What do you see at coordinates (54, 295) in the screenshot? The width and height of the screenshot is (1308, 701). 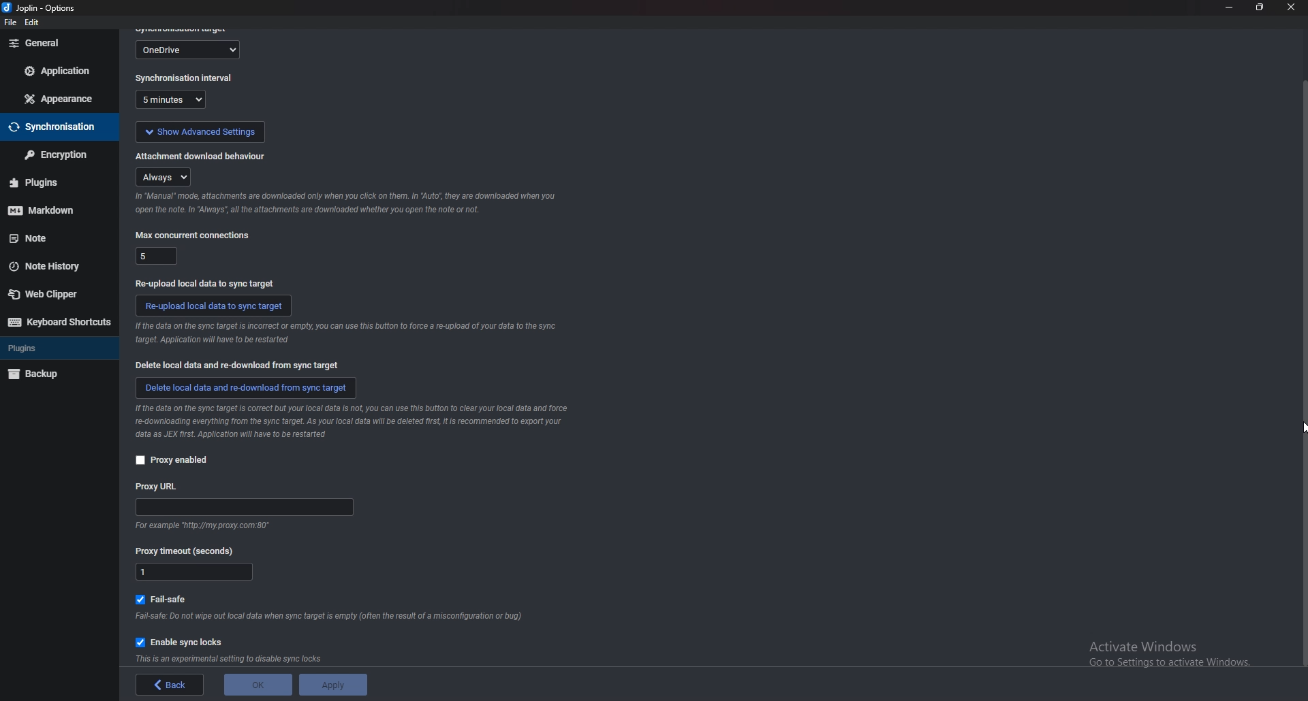 I see `web clipper` at bounding box center [54, 295].